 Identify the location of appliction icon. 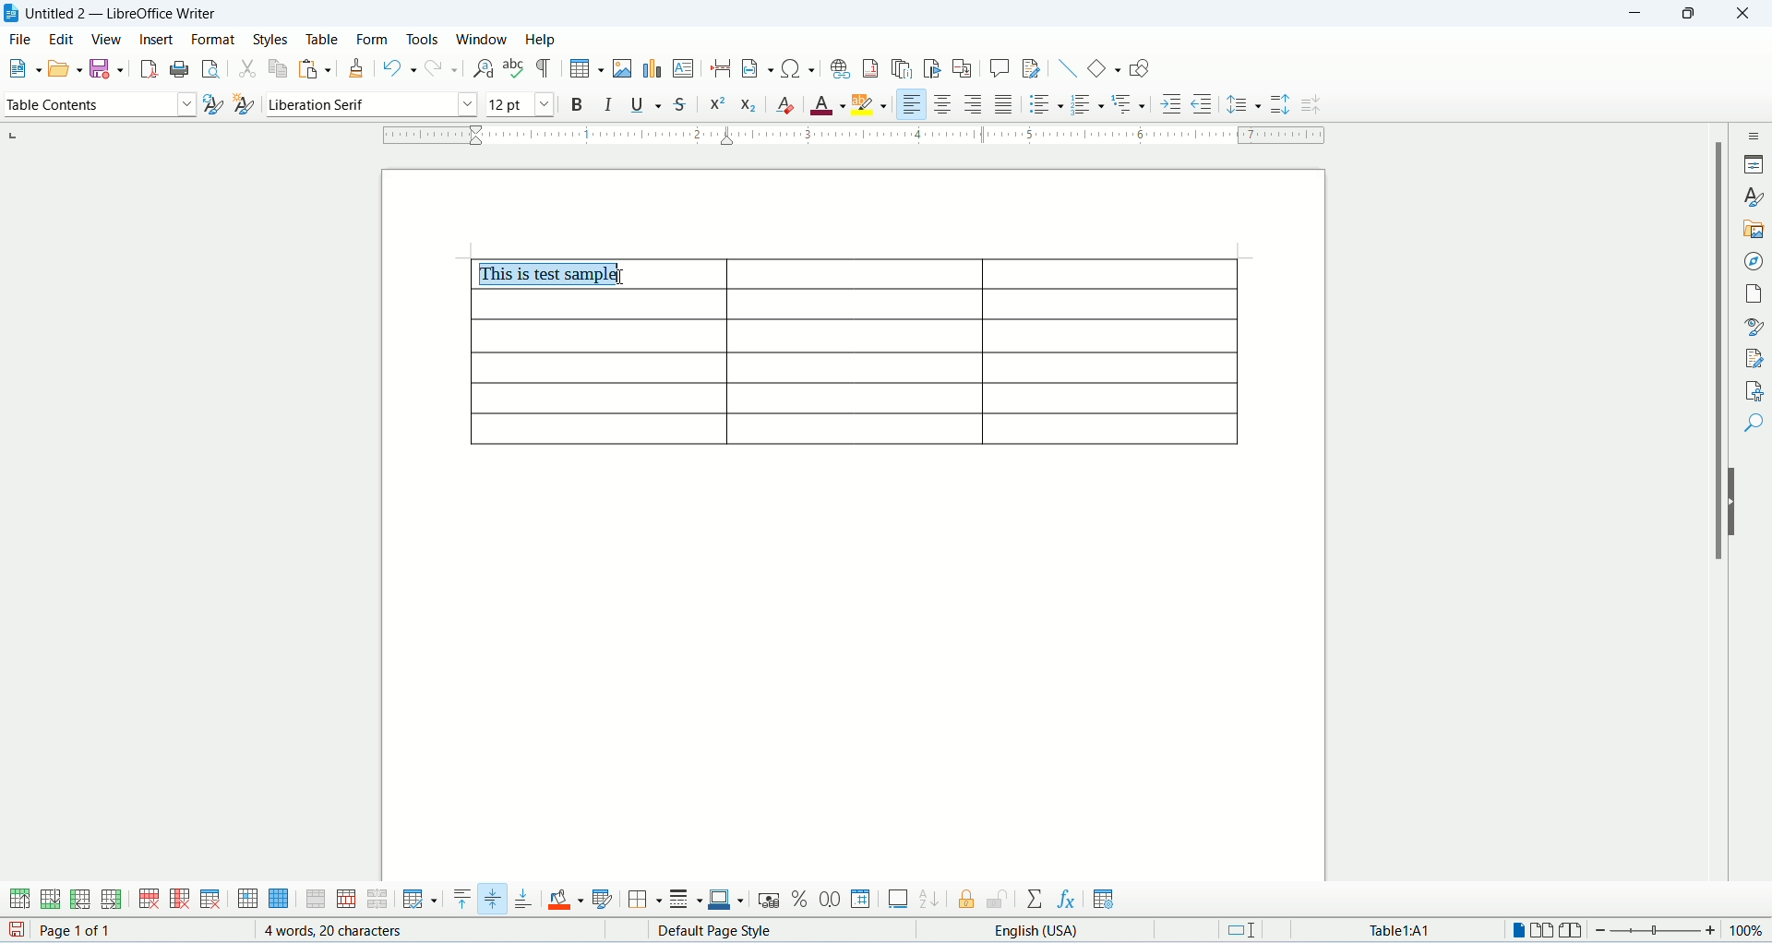
(11, 13).